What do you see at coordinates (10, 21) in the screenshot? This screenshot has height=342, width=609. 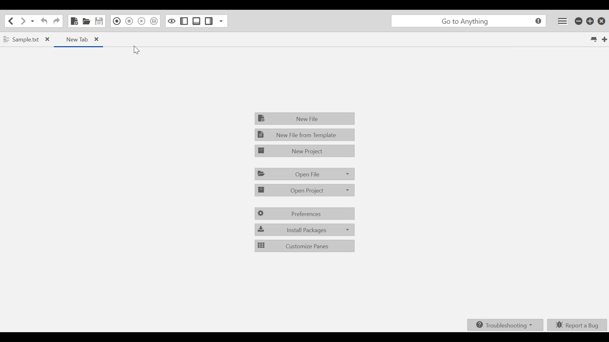 I see `Go Back on location` at bounding box center [10, 21].